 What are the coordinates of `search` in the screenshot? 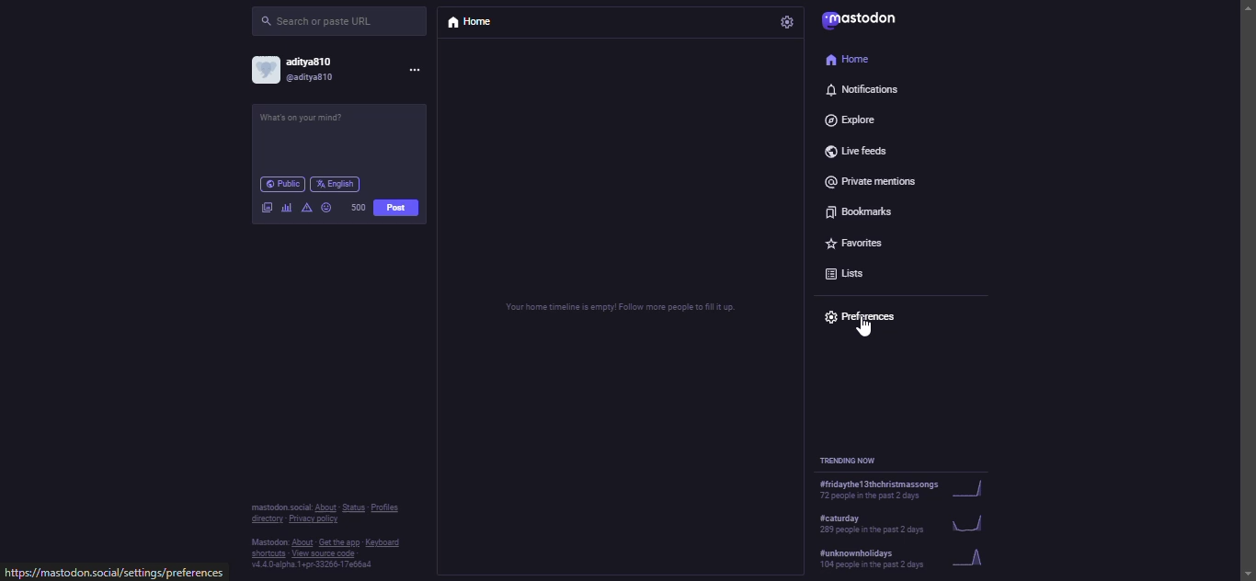 It's located at (321, 18).